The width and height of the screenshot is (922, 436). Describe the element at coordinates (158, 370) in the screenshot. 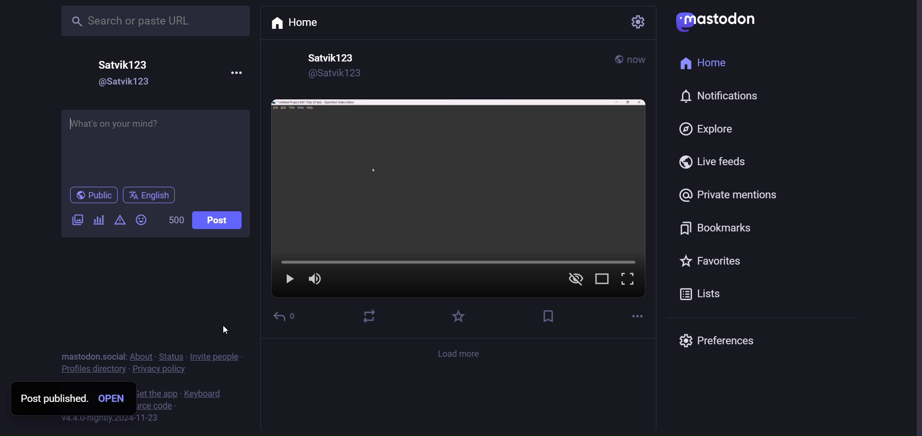

I see `privacy policy` at that location.